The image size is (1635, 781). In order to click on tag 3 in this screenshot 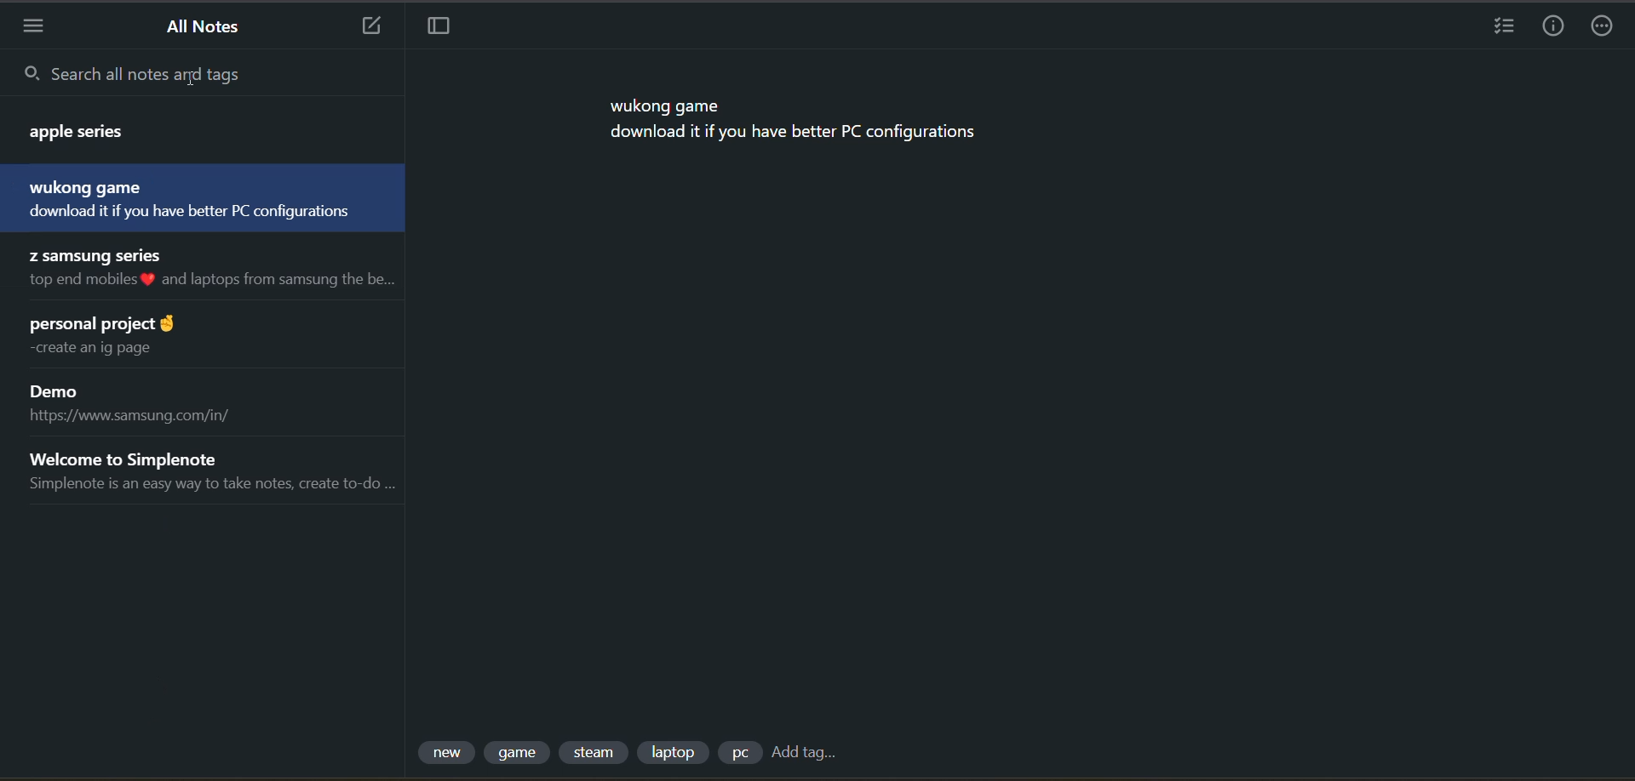, I will do `click(596, 751)`.